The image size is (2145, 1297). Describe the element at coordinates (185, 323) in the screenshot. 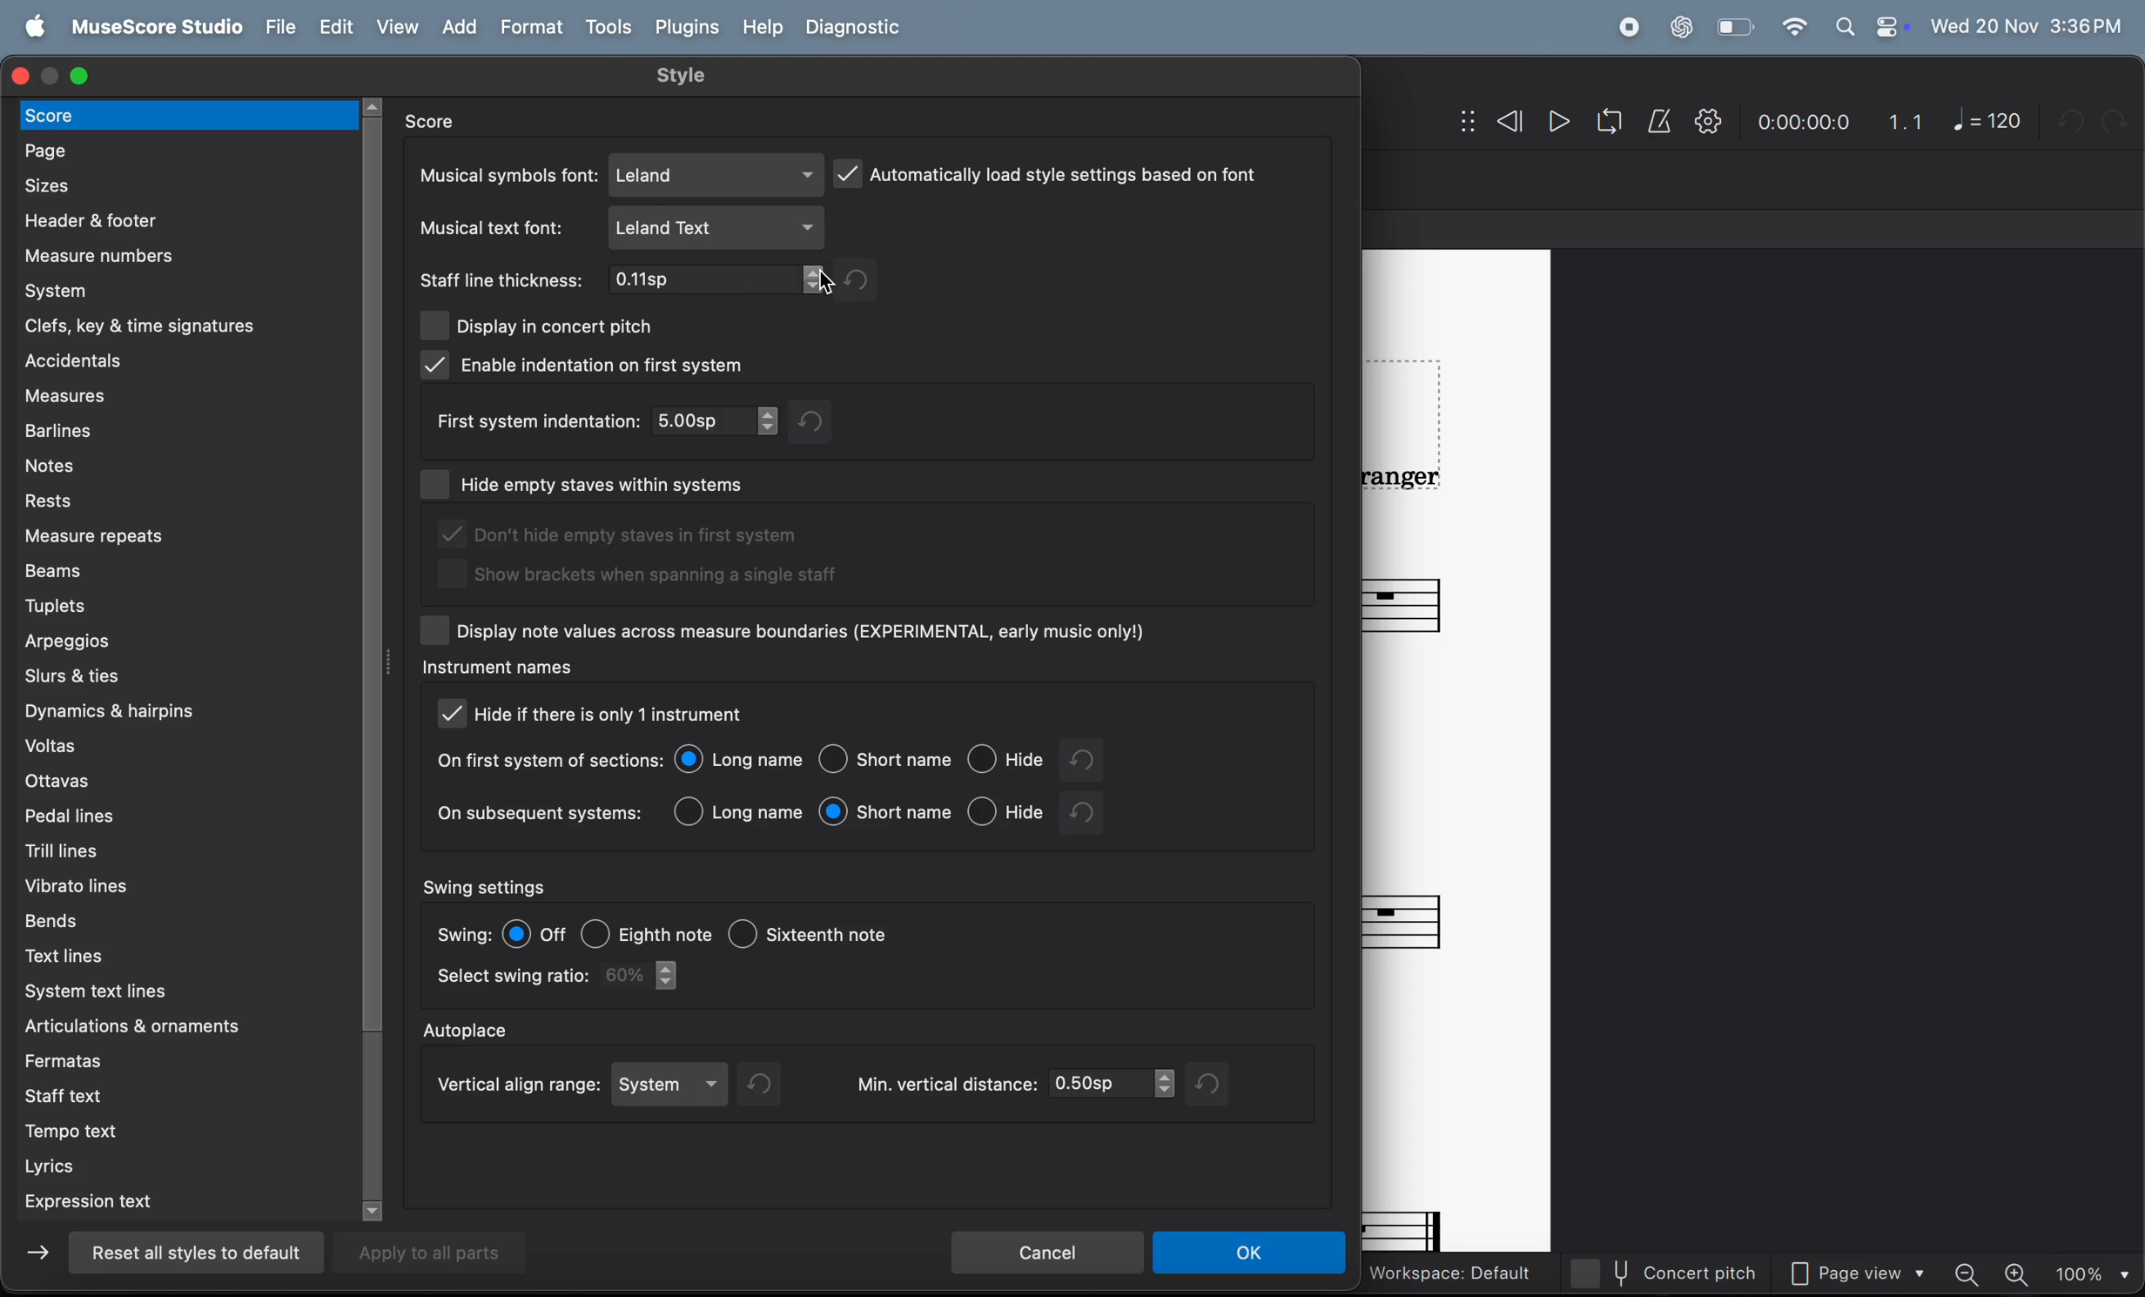

I see `clefs key and time signatures` at that location.